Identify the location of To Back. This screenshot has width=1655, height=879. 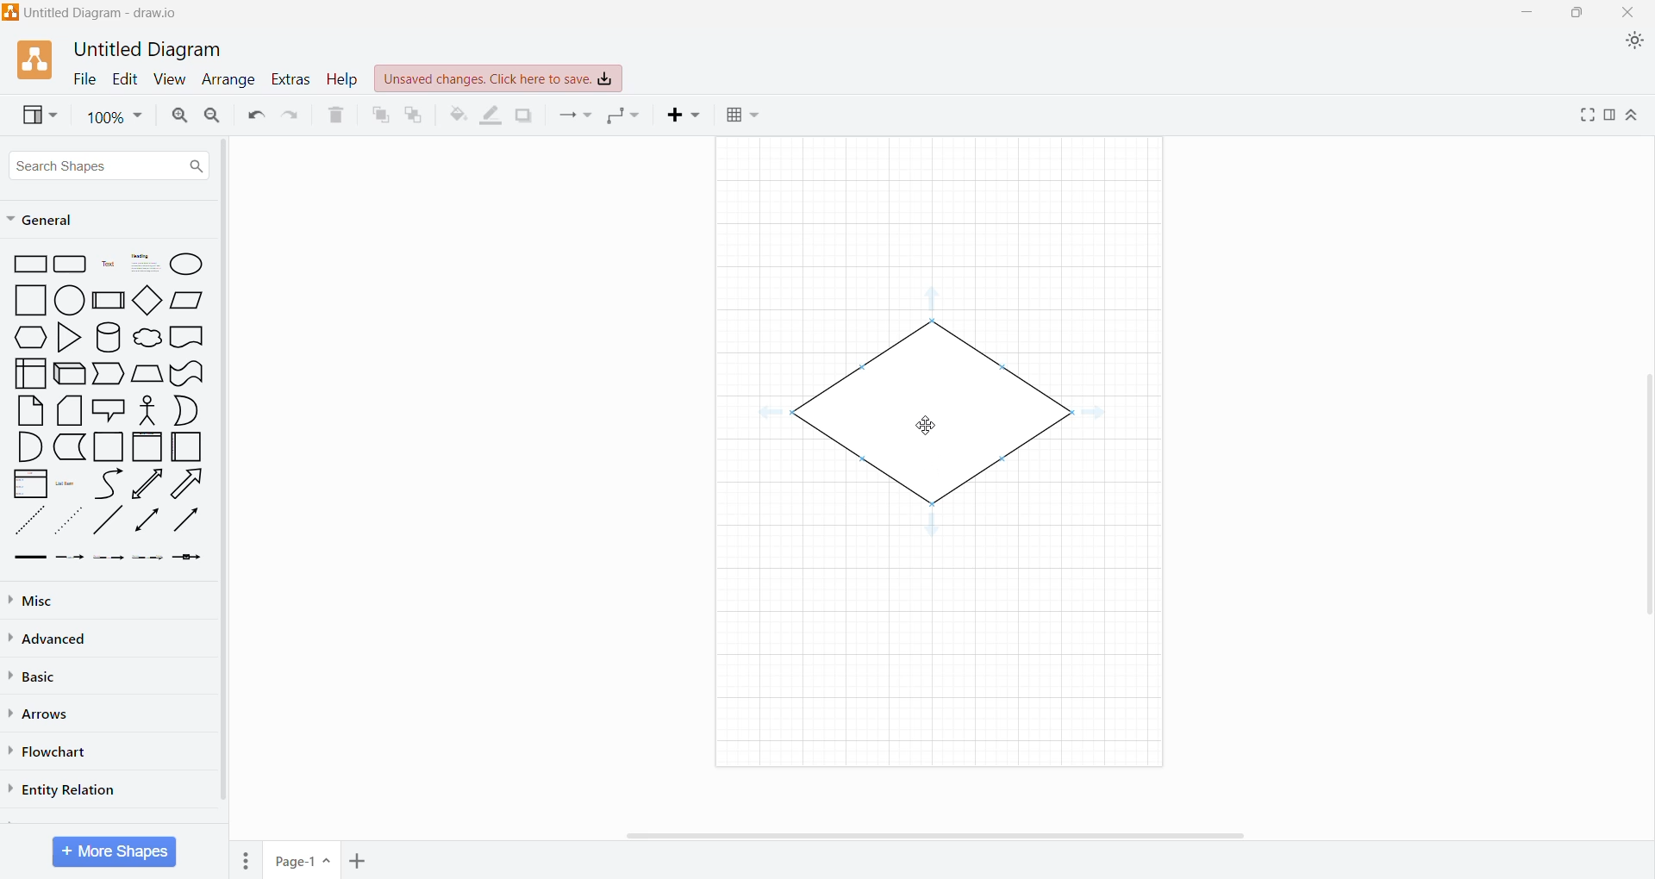
(414, 115).